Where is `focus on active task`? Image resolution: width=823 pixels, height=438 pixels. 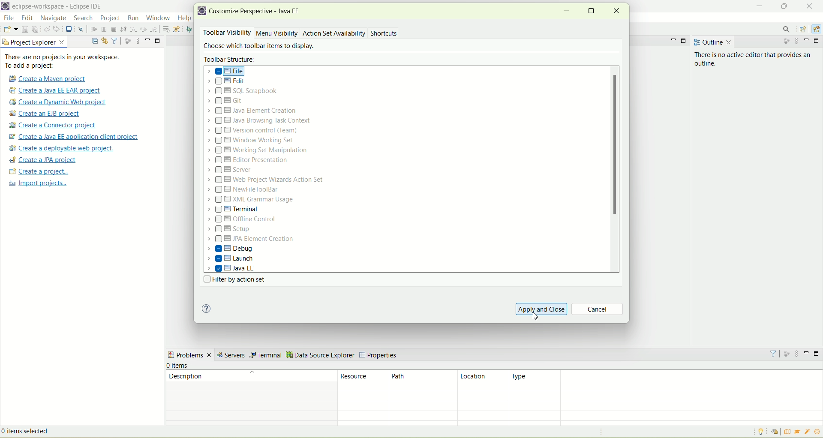
focus on active task is located at coordinates (787, 354).